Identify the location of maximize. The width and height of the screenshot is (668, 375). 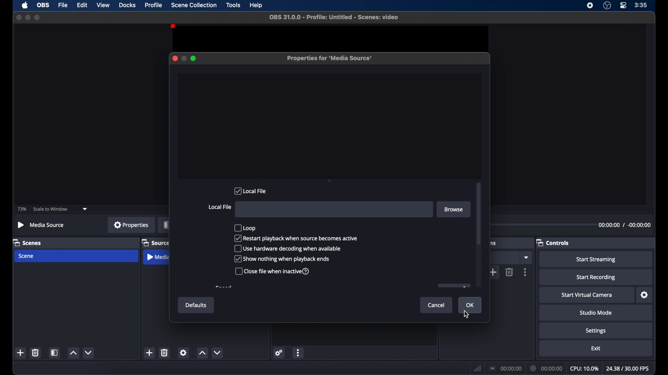
(38, 18).